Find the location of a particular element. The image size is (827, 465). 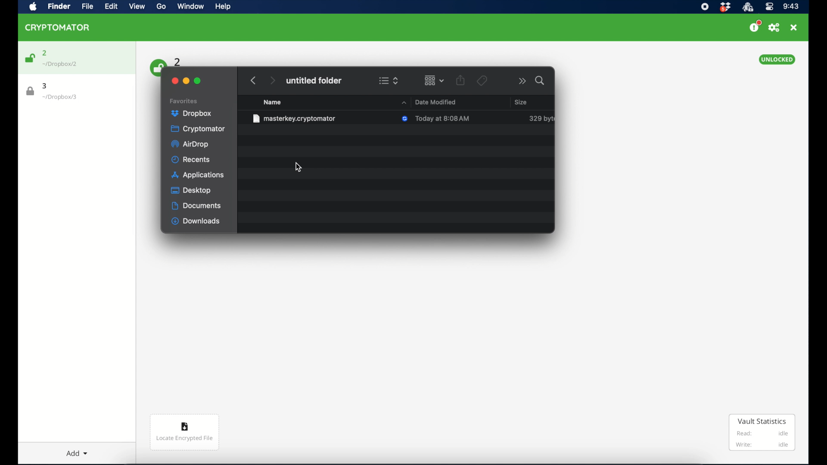

minimize is located at coordinates (186, 81).